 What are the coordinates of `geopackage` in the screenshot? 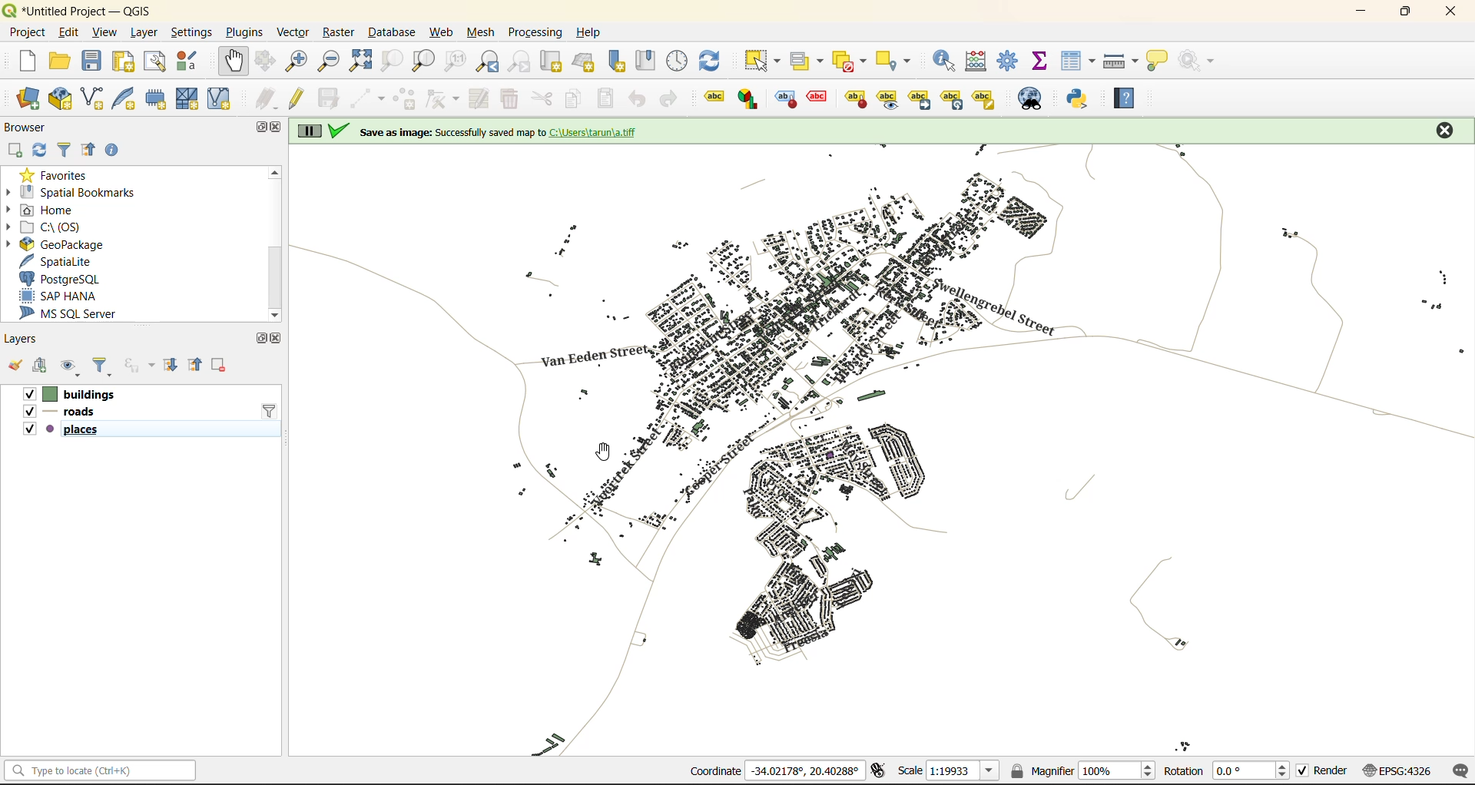 It's located at (59, 246).